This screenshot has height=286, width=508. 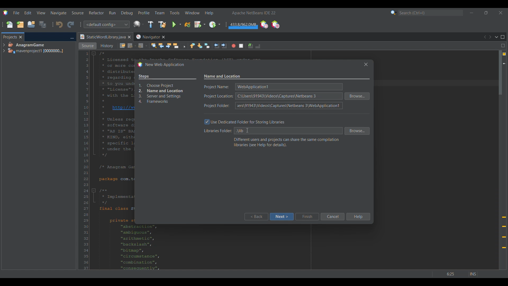 What do you see at coordinates (246, 131) in the screenshot?
I see `` at bounding box center [246, 131].